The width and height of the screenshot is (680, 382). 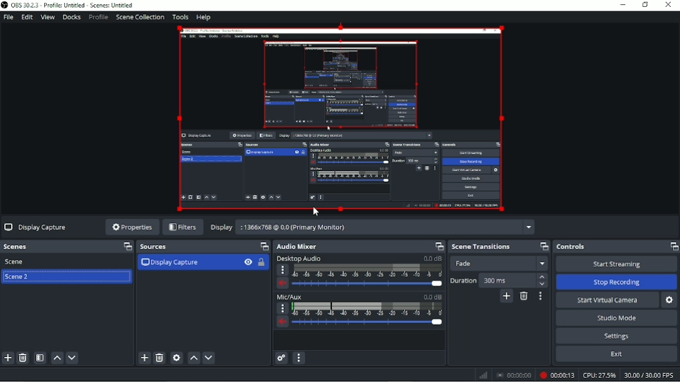 What do you see at coordinates (669, 6) in the screenshot?
I see `Close` at bounding box center [669, 6].